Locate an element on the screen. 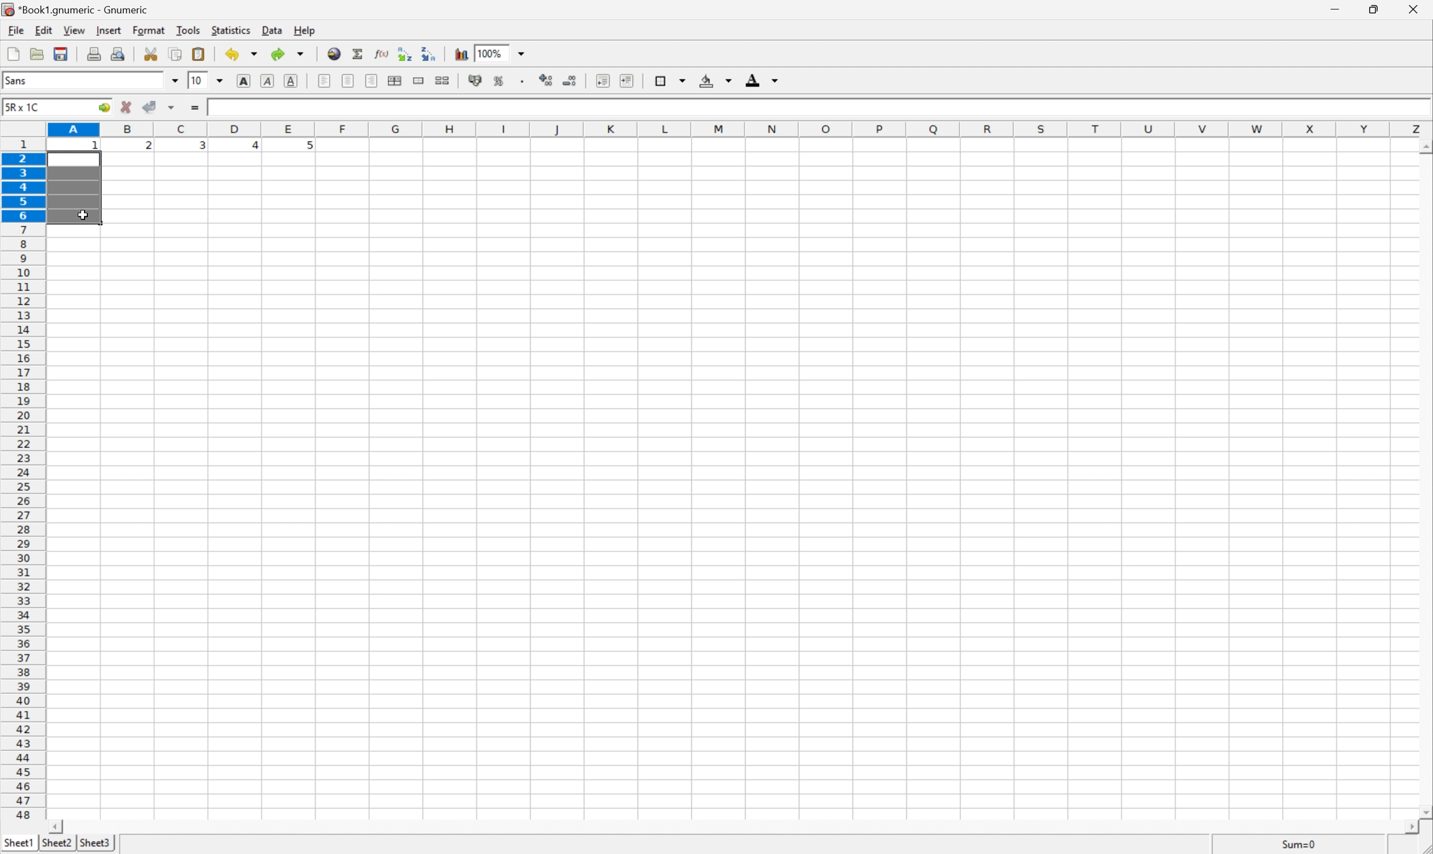 This screenshot has height=854, width=1433. align right is located at coordinates (372, 81).